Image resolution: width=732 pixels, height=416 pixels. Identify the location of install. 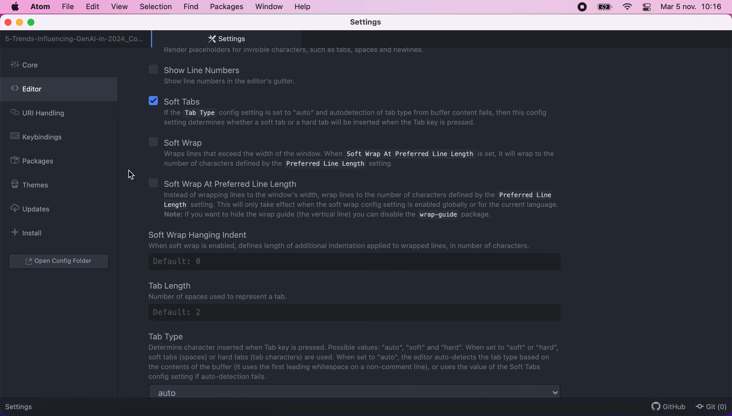
(30, 233).